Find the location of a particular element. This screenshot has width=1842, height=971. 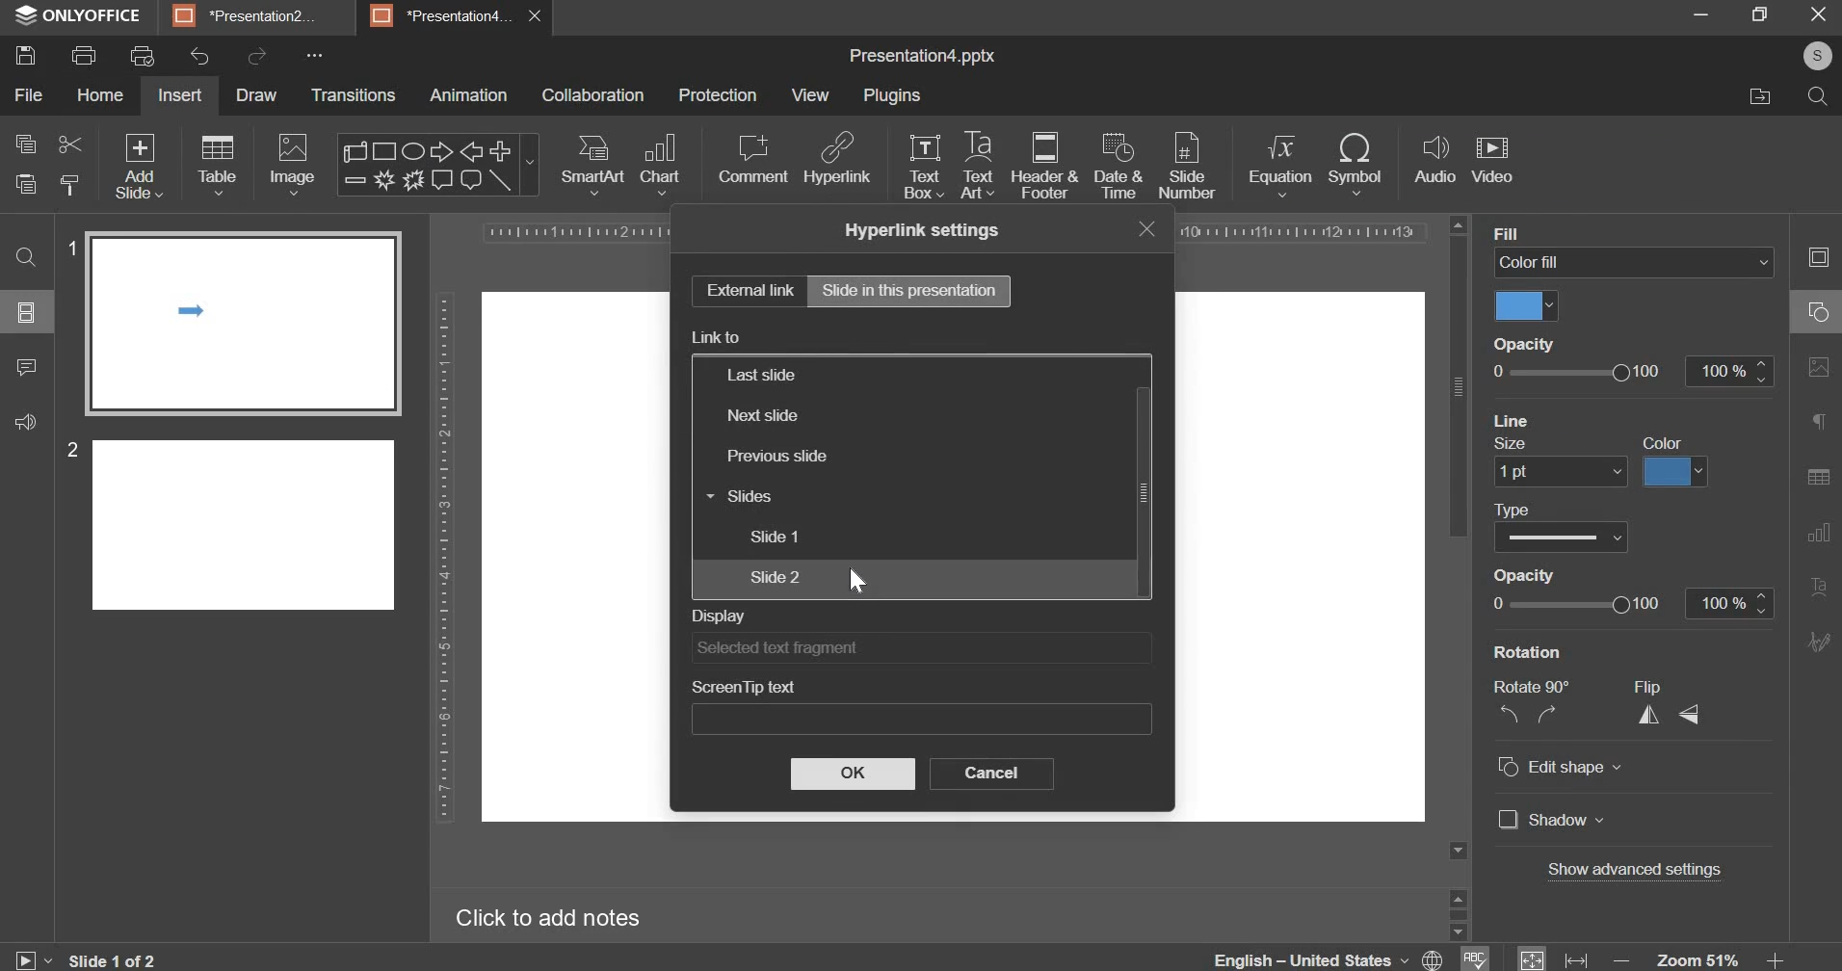

slide in this presentation is located at coordinates (909, 289).